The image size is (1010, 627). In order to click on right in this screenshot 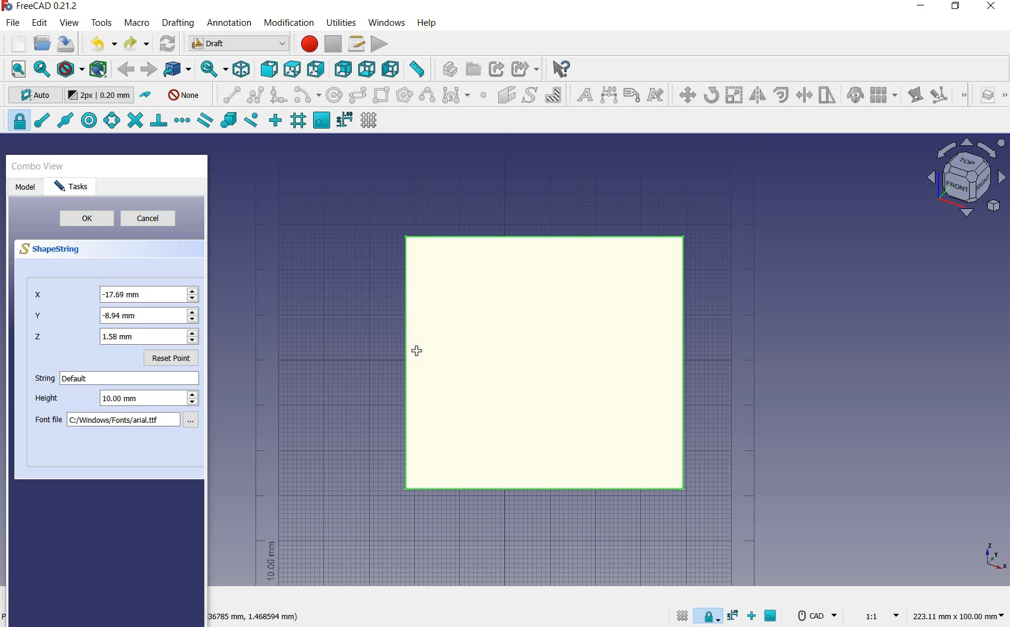, I will do `click(318, 69)`.